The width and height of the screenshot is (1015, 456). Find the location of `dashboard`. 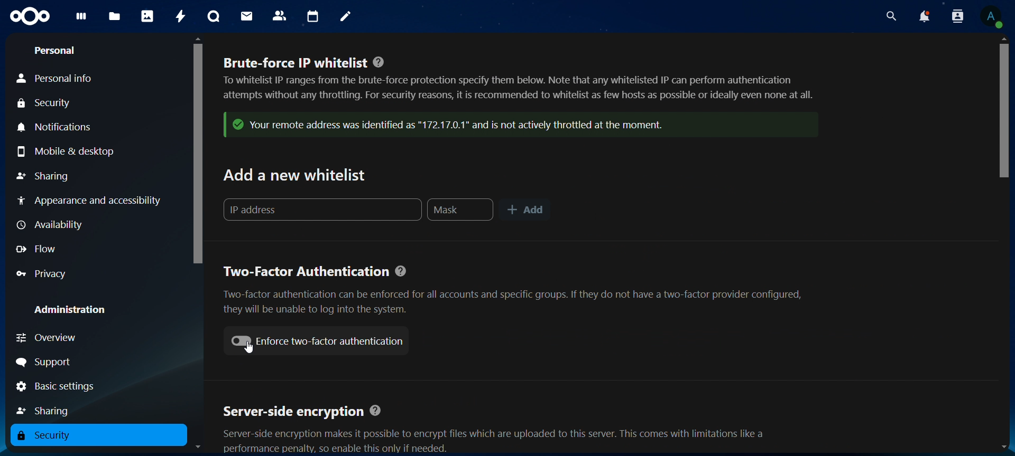

dashboard is located at coordinates (81, 19).